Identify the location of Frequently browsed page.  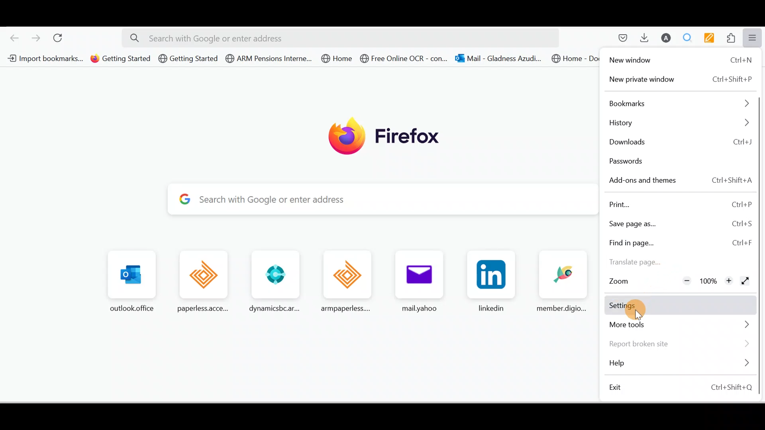
(133, 278).